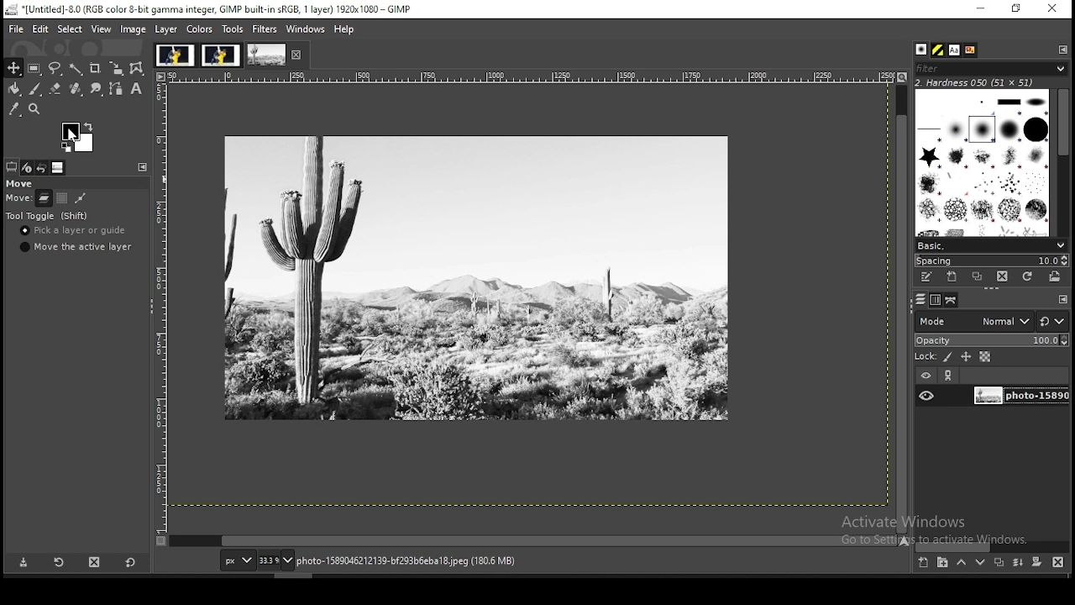 This screenshot has width=1075, height=605. What do you see at coordinates (1027, 276) in the screenshot?
I see `refresh brush` at bounding box center [1027, 276].